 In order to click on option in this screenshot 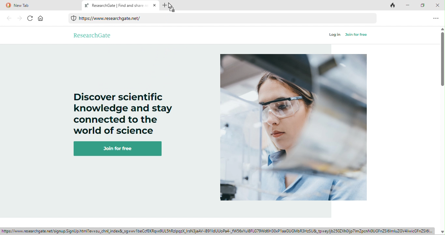, I will do `click(436, 19)`.